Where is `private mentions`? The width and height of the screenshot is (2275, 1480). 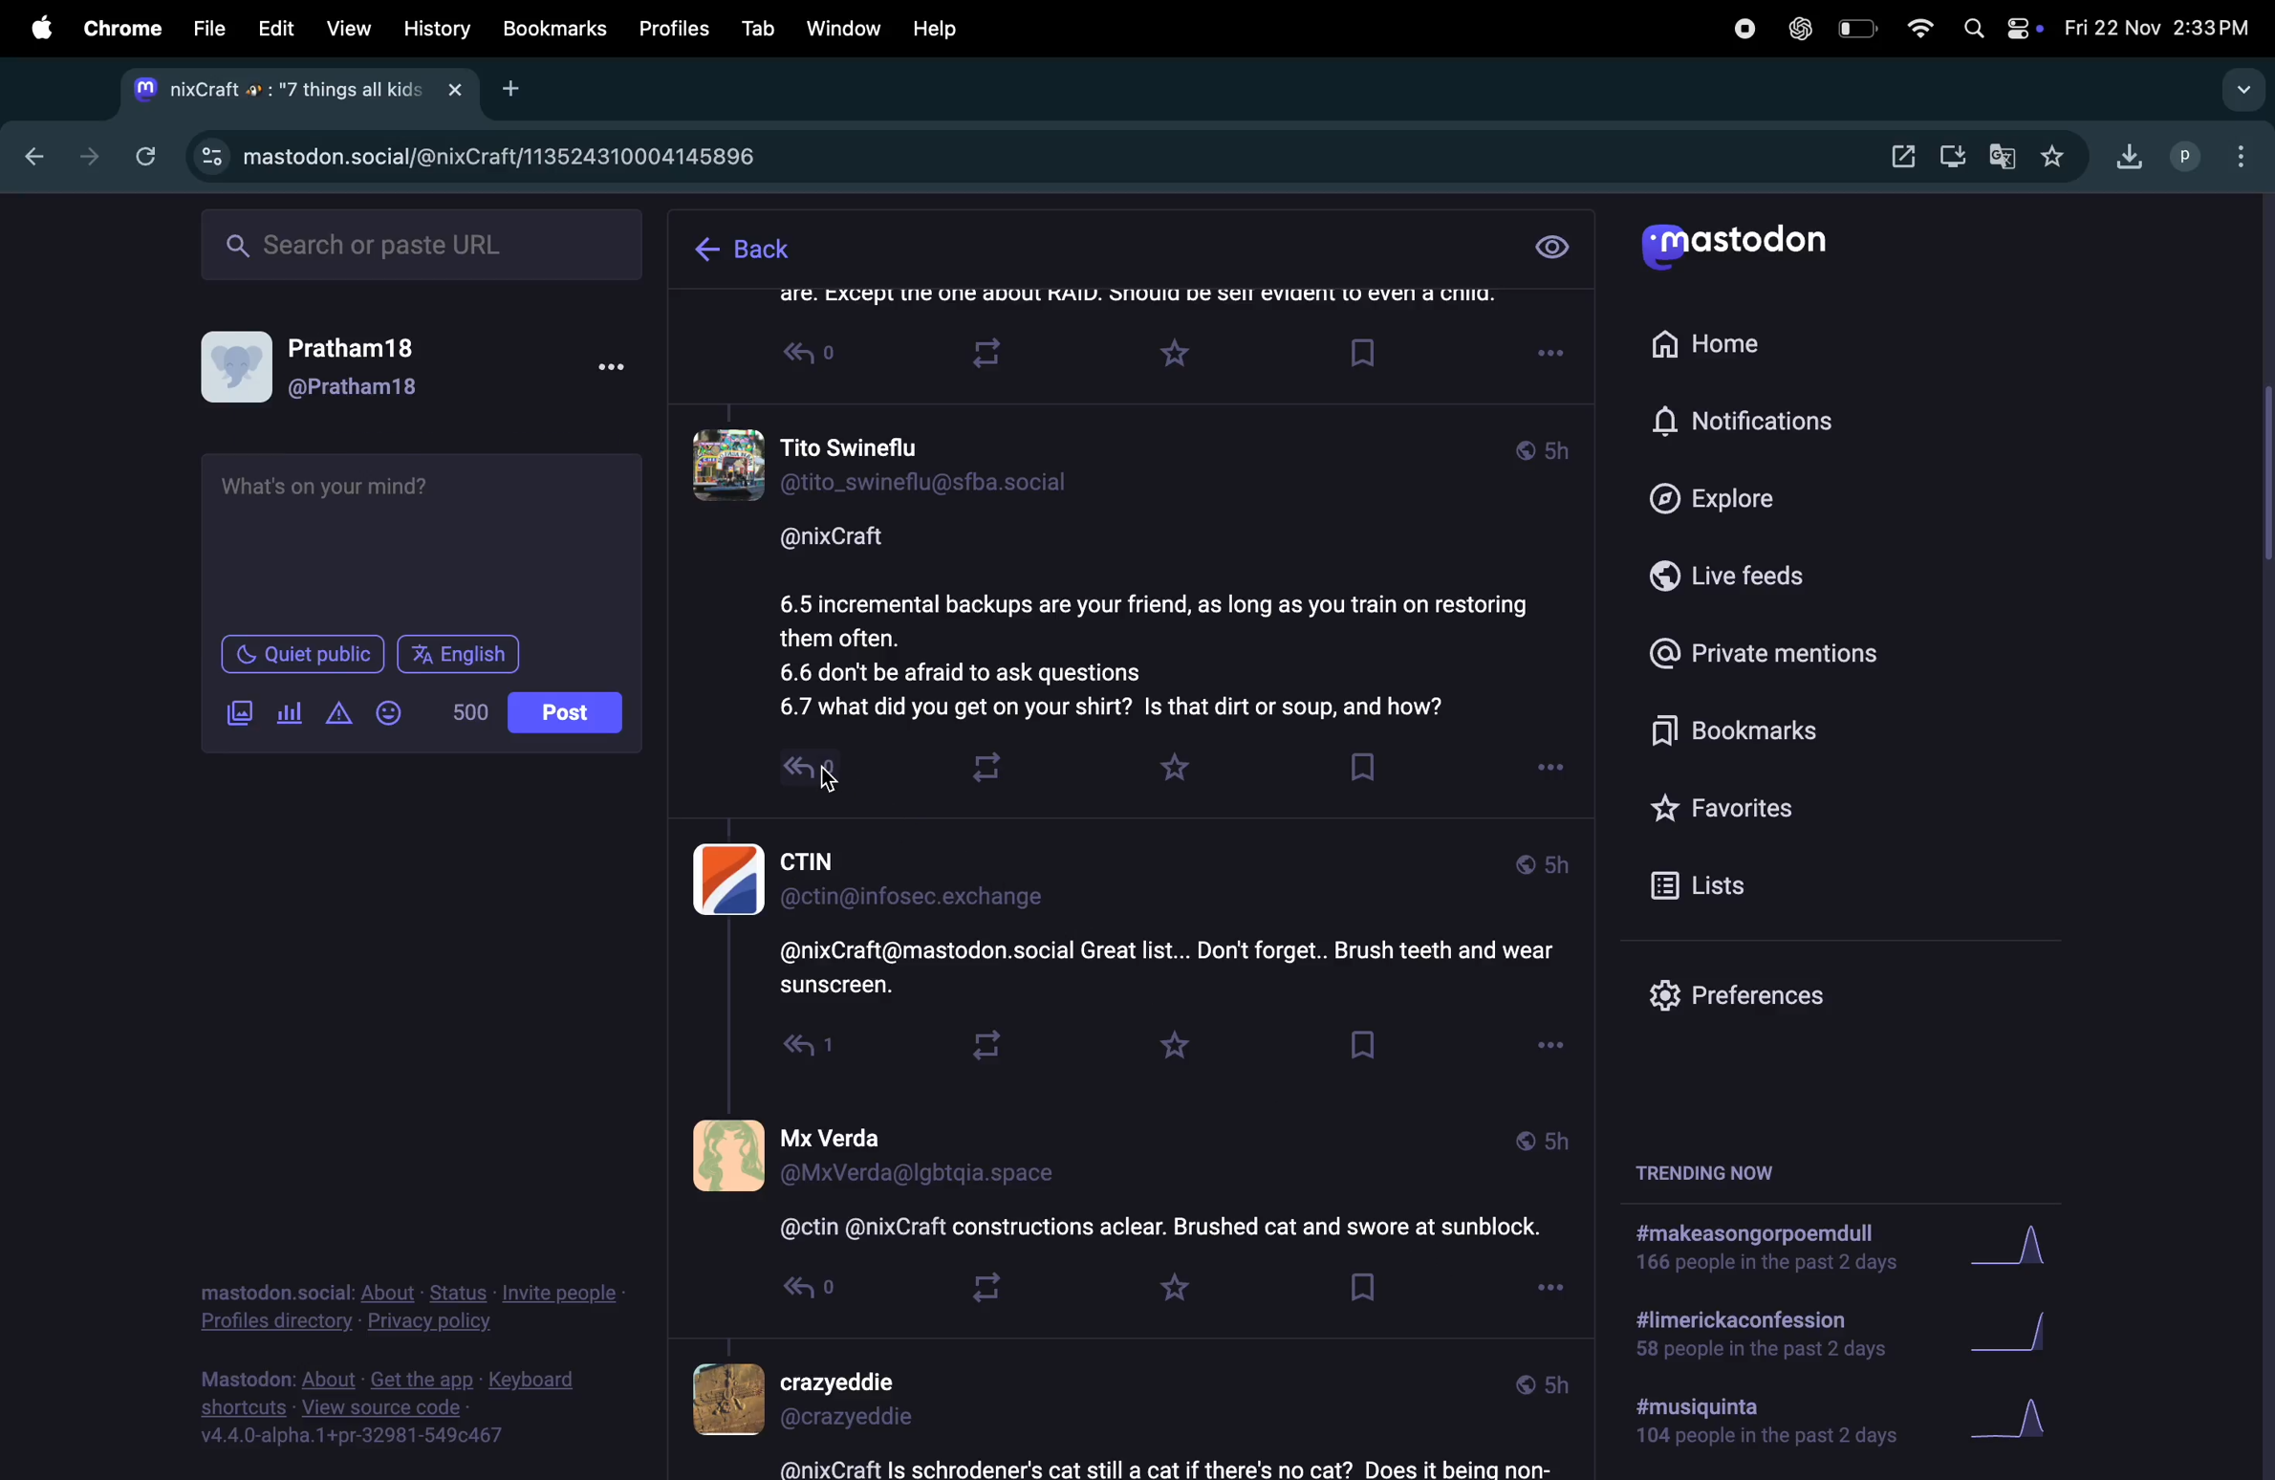 private mentions is located at coordinates (1787, 653).